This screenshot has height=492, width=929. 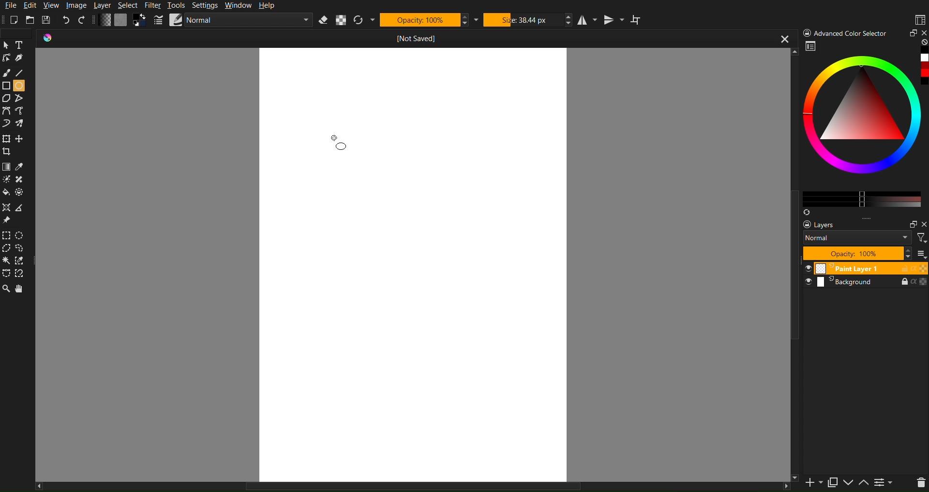 What do you see at coordinates (8, 219) in the screenshot?
I see `Pin` at bounding box center [8, 219].